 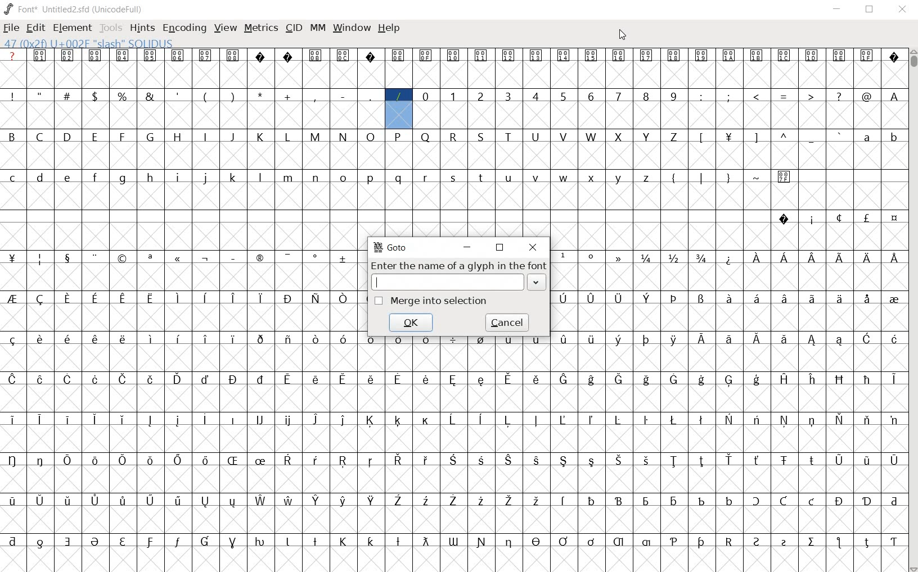 I want to click on glyph, so click(x=481, y=339).